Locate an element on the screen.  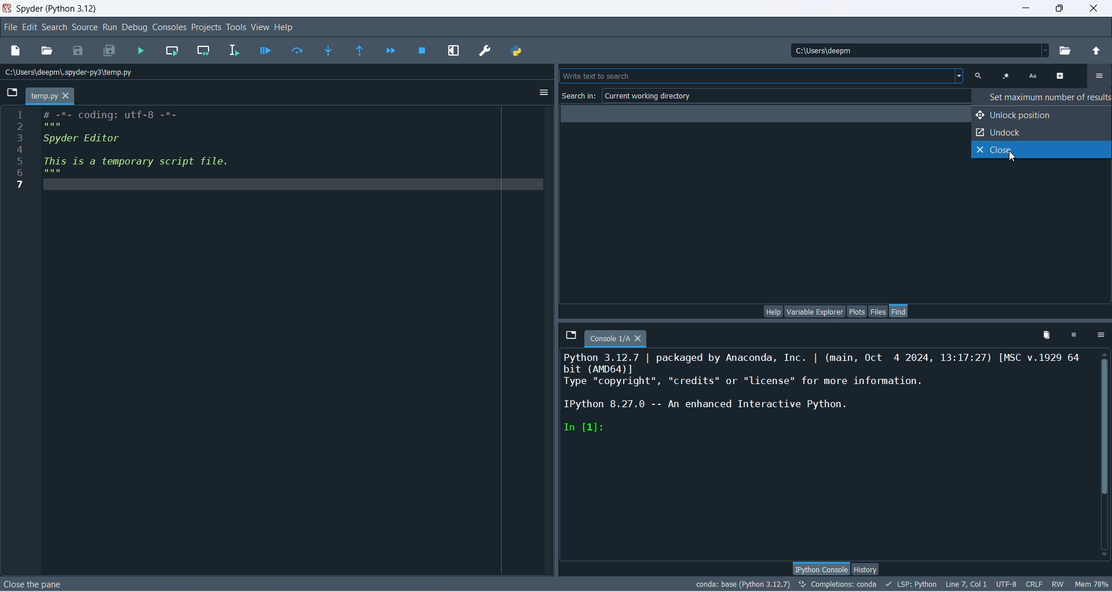
edit is located at coordinates (28, 27).